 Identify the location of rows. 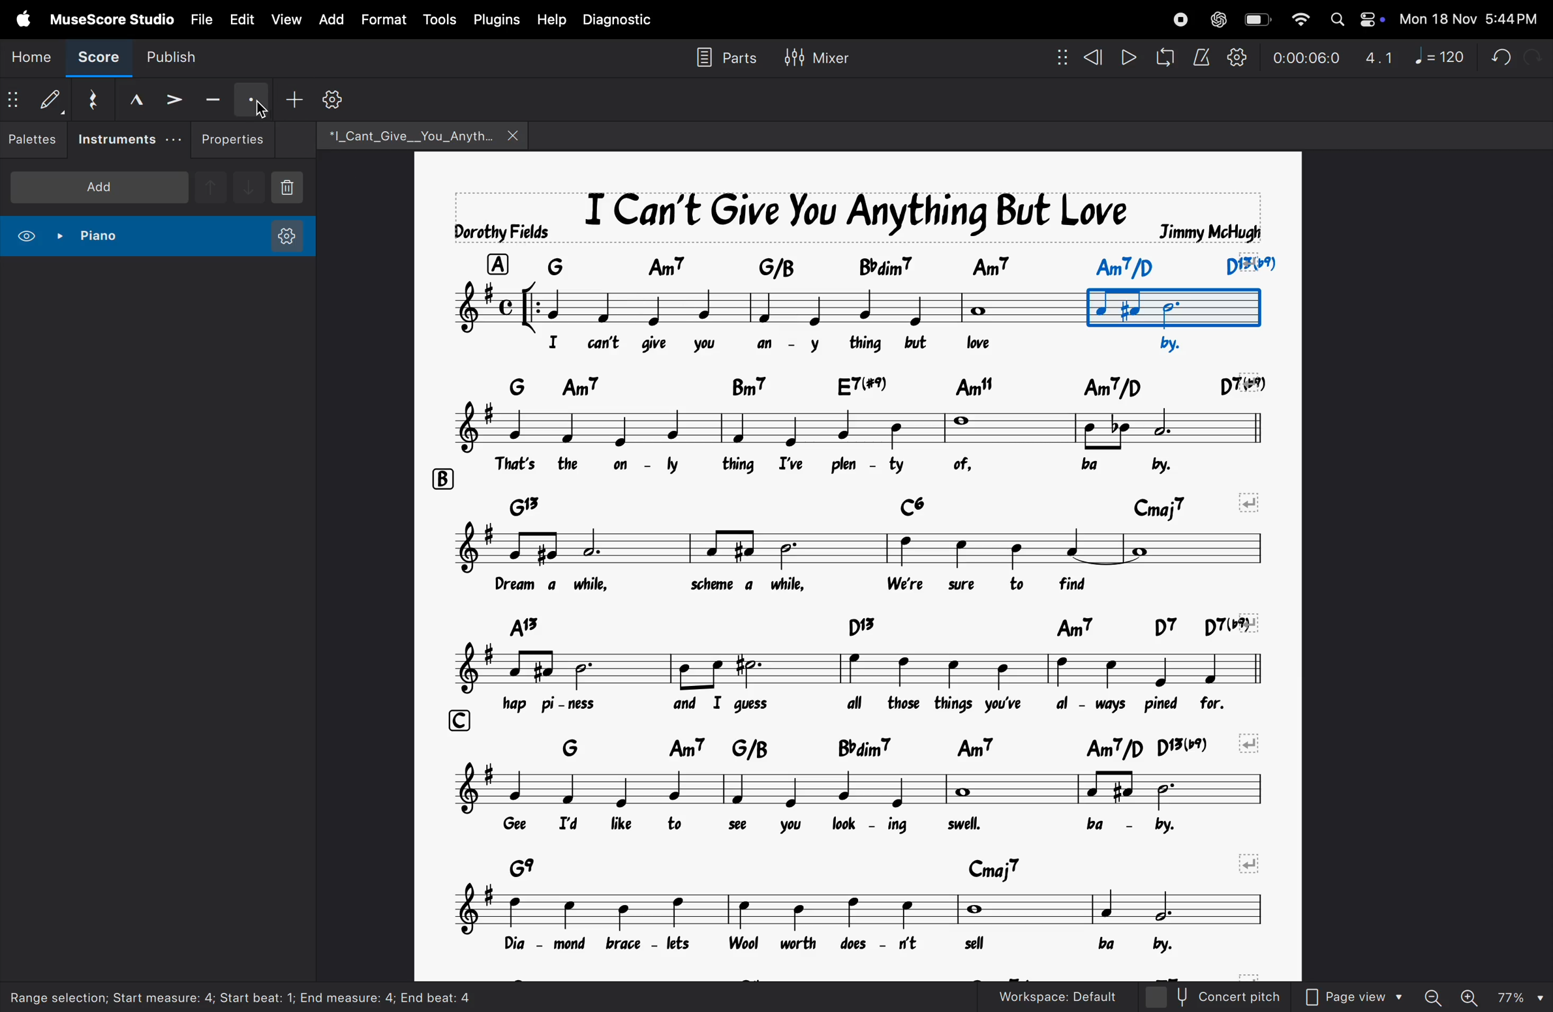
(441, 477).